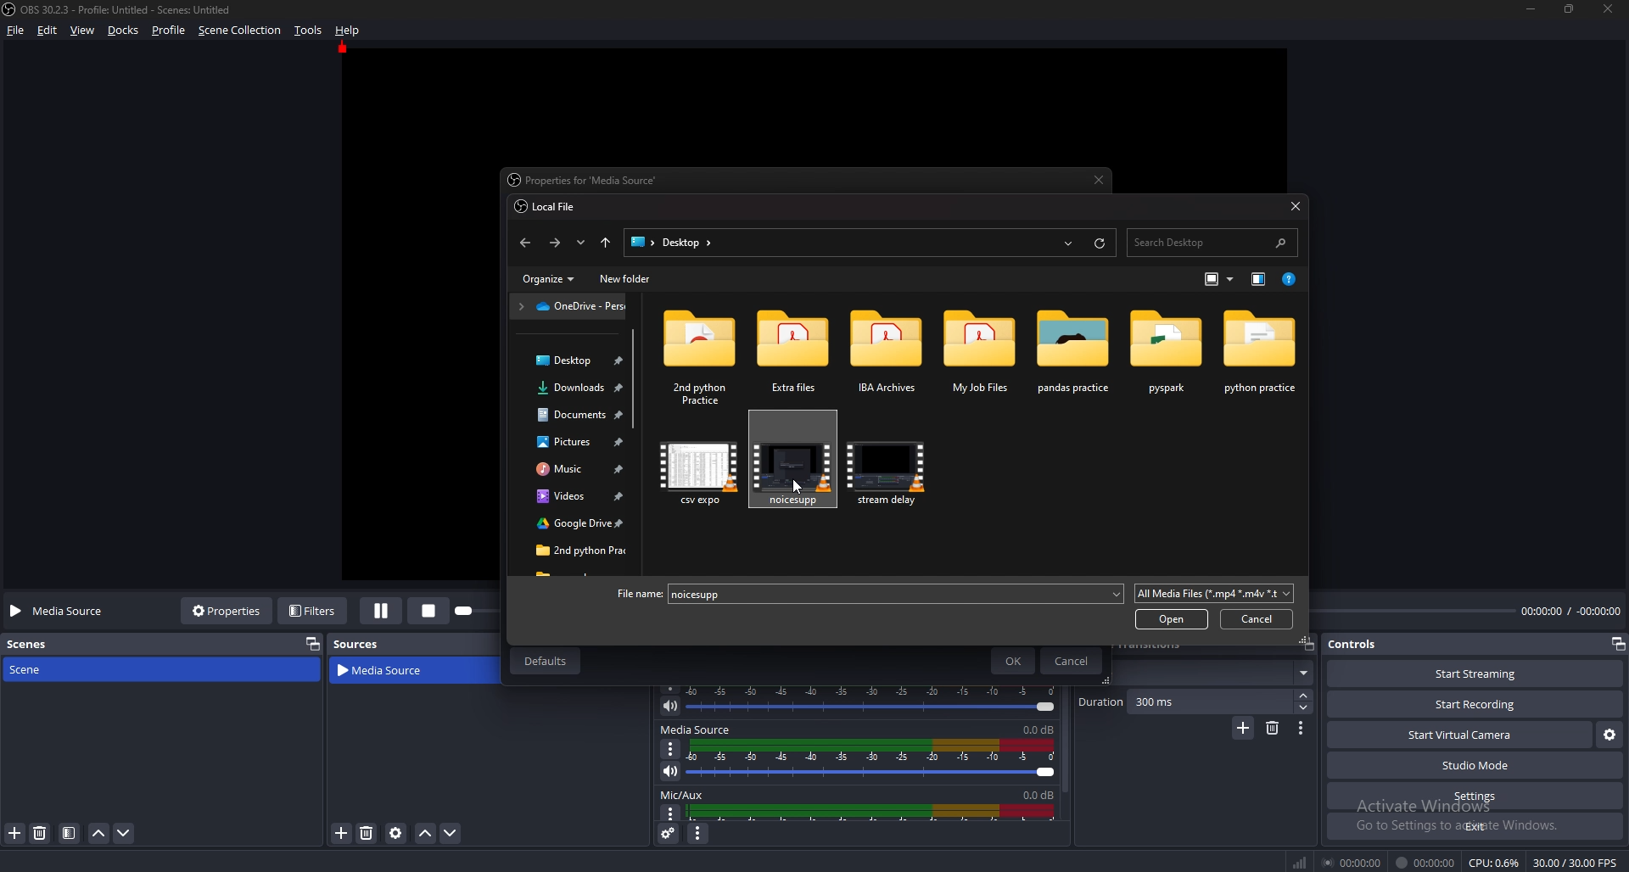  Describe the element at coordinates (450, 833) in the screenshot. I see `Move sources down` at that location.